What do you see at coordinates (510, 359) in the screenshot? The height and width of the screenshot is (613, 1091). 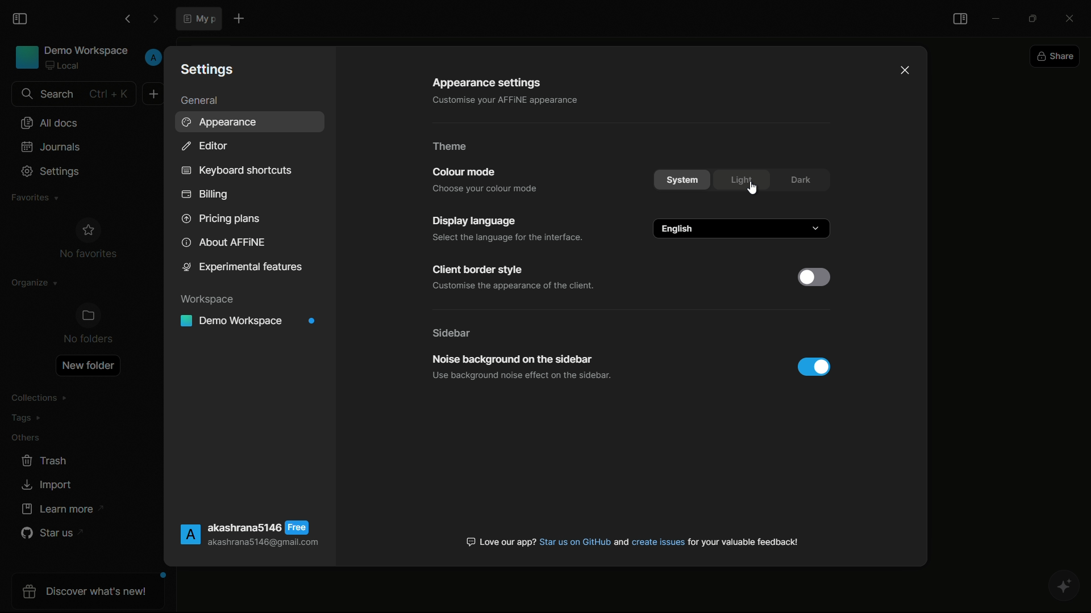 I see `noise background on the sidebar` at bounding box center [510, 359].